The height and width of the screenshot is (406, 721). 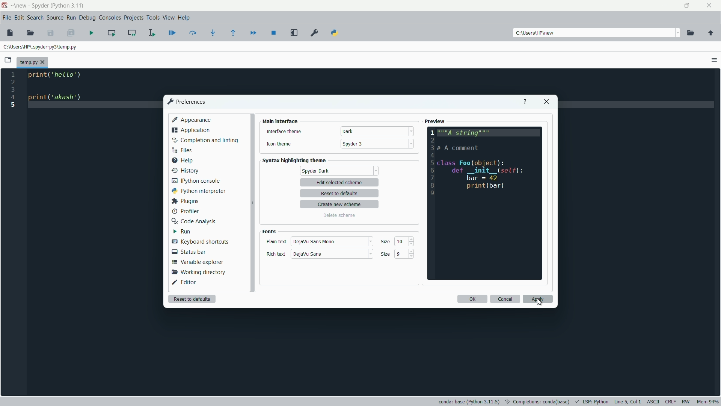 I want to click on close app, so click(x=710, y=6).